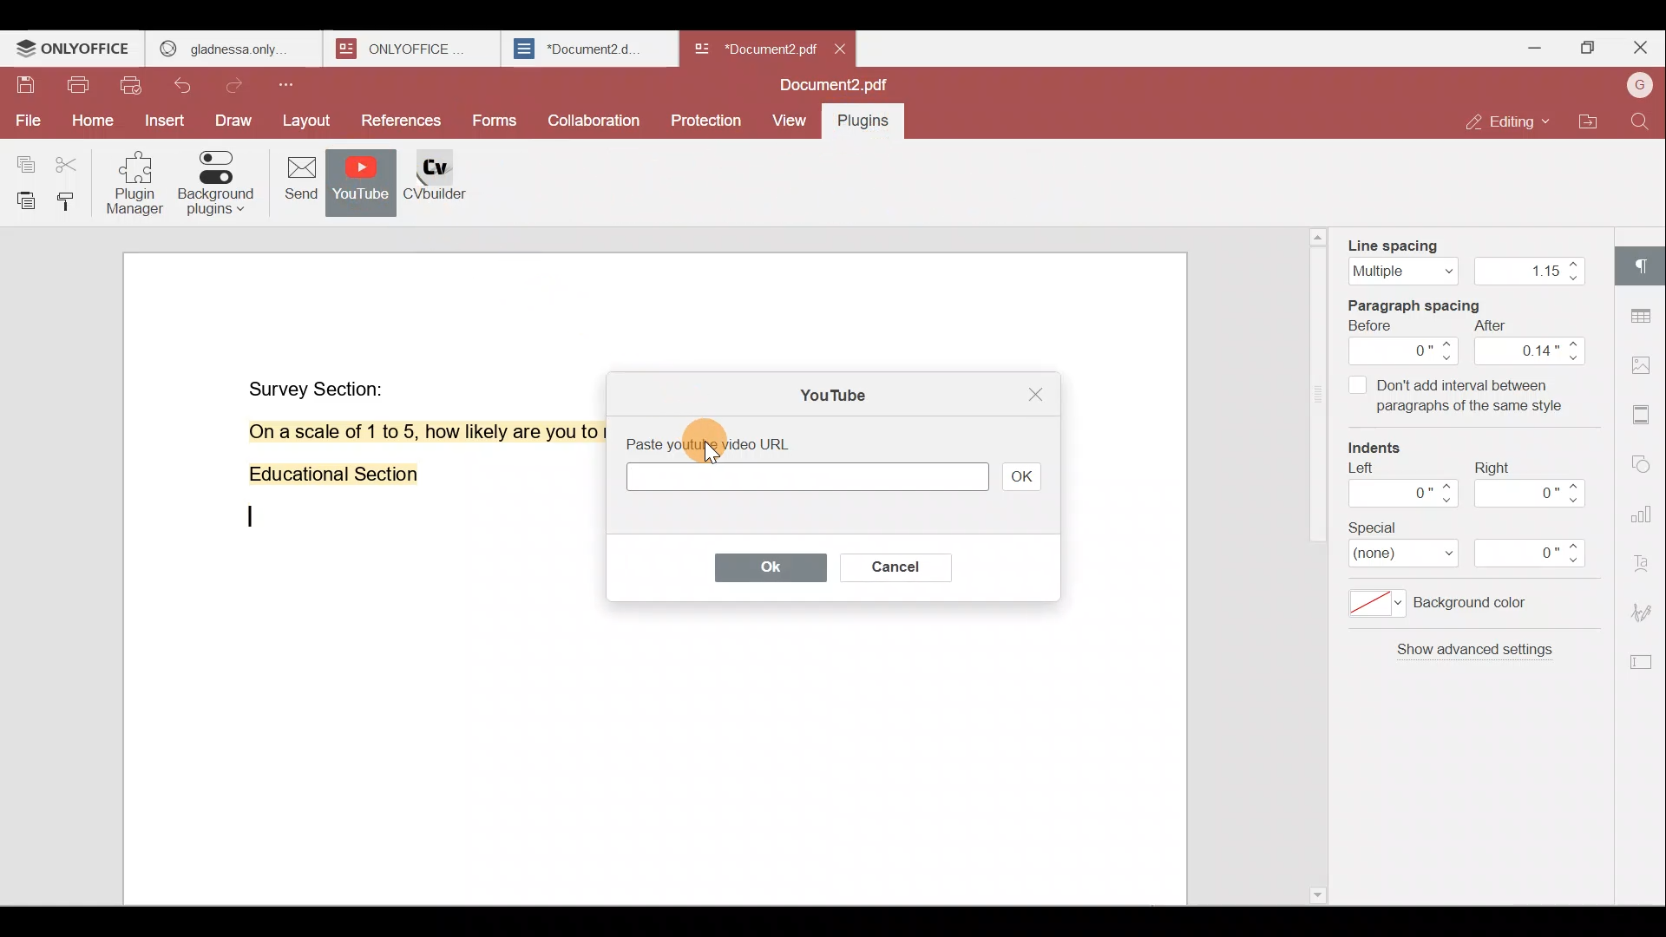 Image resolution: width=1666 pixels, height=937 pixels. What do you see at coordinates (710, 115) in the screenshot?
I see `Protection` at bounding box center [710, 115].